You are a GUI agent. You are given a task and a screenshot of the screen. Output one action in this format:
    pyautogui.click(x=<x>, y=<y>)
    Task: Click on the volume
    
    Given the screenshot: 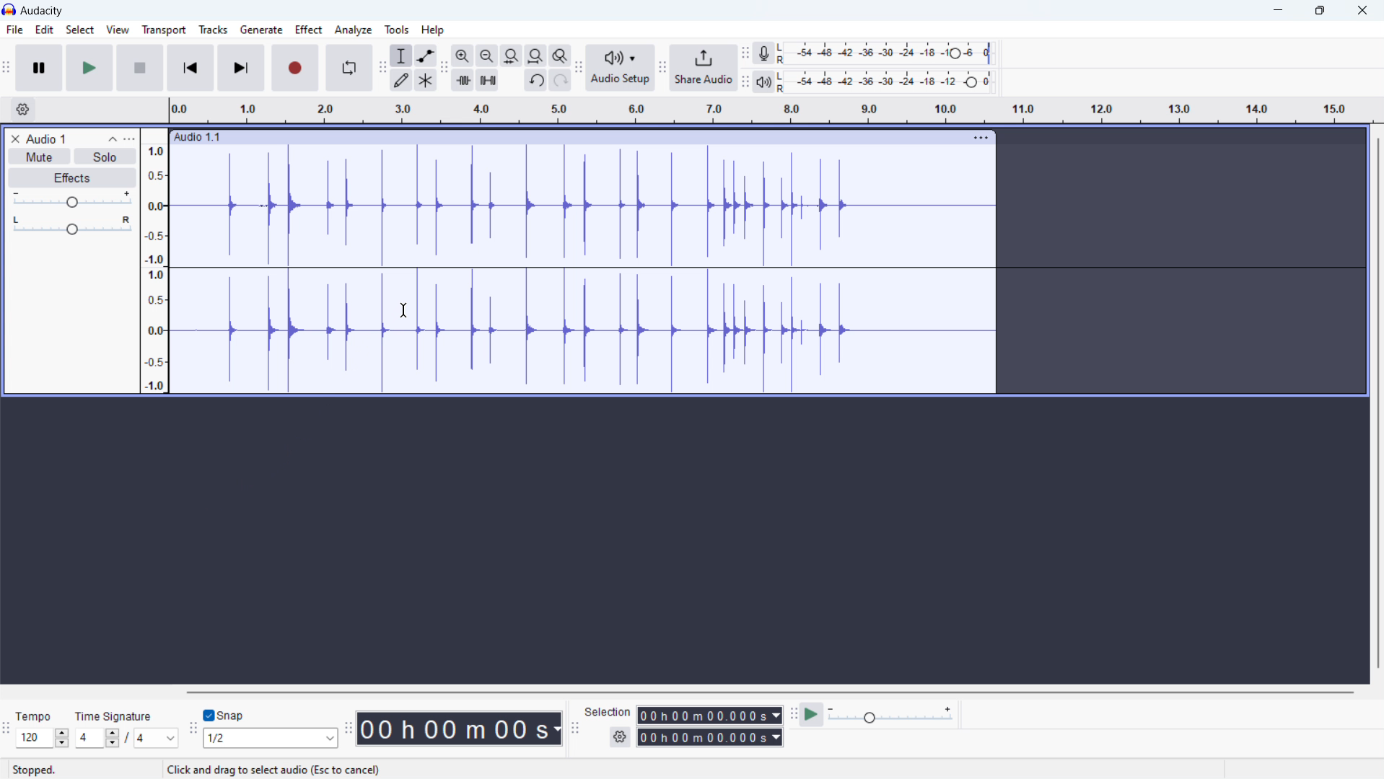 What is the action you would take?
    pyautogui.click(x=71, y=200)
    